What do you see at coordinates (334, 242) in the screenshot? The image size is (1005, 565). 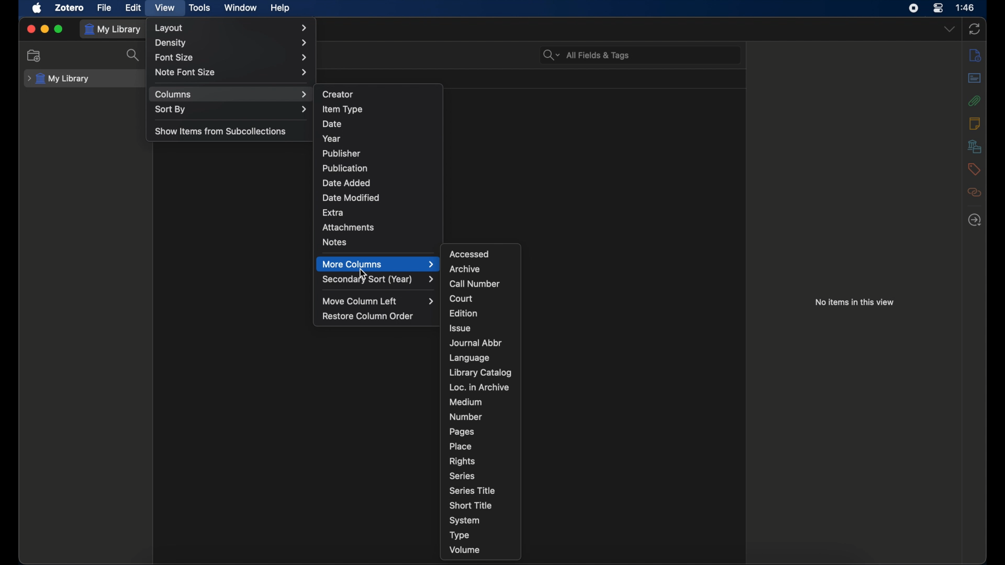 I see `notes` at bounding box center [334, 242].